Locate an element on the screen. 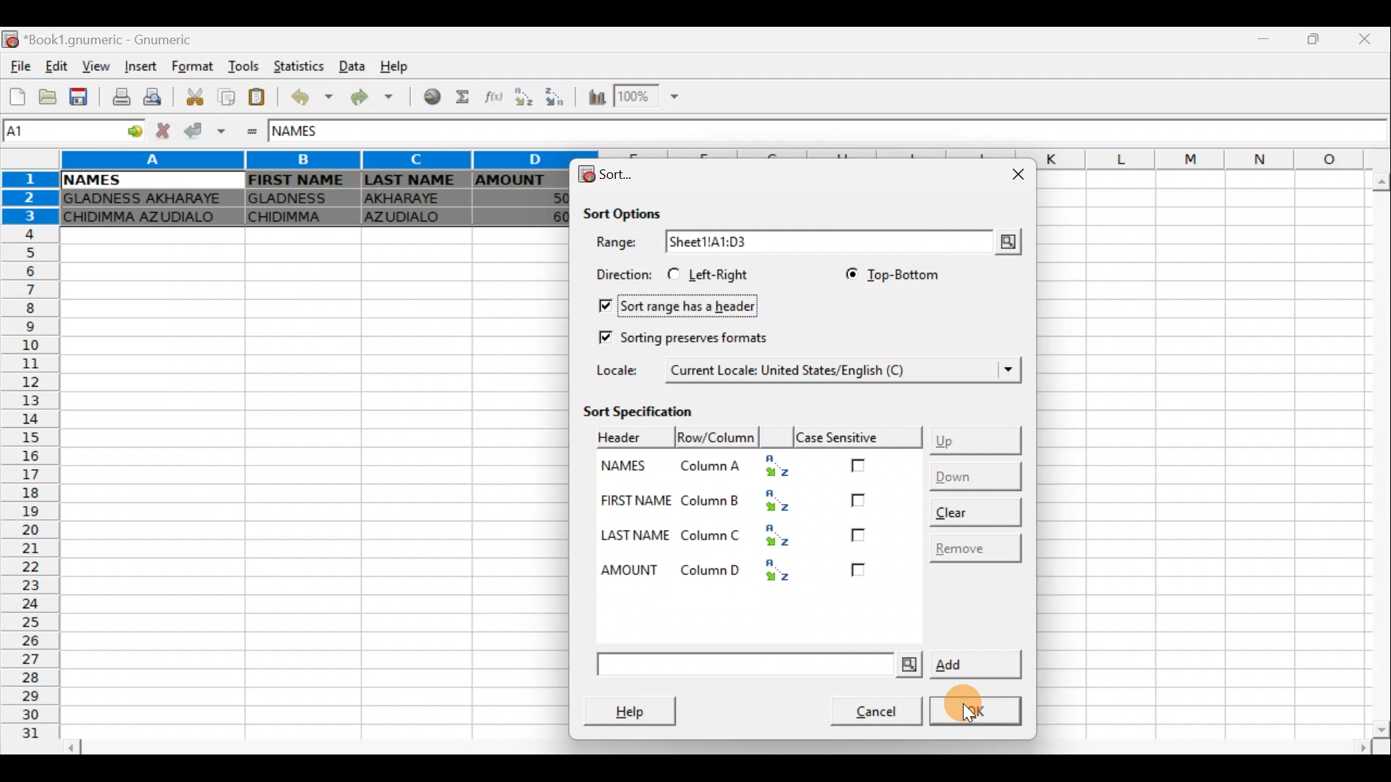 The image size is (1391, 782). Statistics is located at coordinates (300, 67).